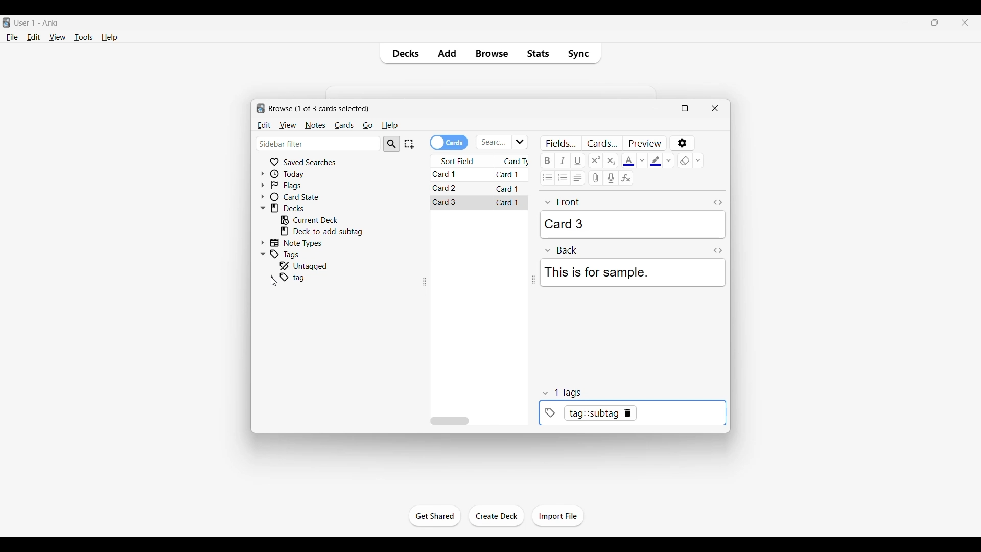 The width and height of the screenshot is (981, 552). Describe the element at coordinates (7, 22) in the screenshot. I see `Software logo` at that location.